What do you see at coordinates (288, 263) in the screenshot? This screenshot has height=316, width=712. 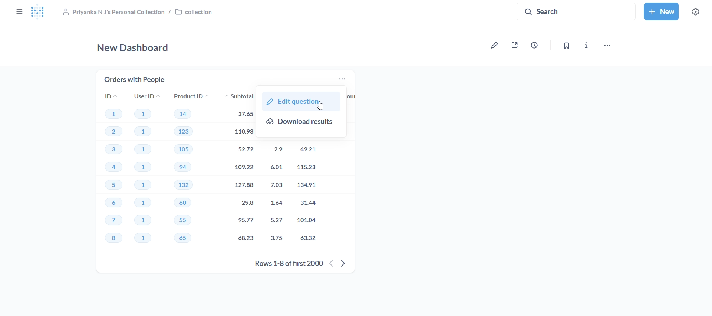 I see `rows 1-8 of first 2000` at bounding box center [288, 263].